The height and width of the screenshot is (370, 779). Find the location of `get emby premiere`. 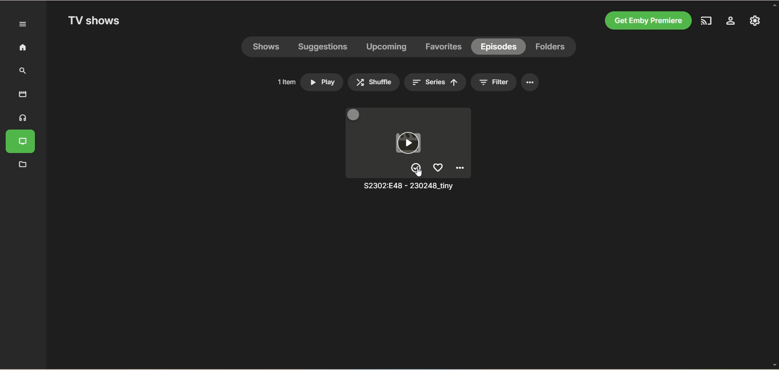

get emby premiere is located at coordinates (649, 20).